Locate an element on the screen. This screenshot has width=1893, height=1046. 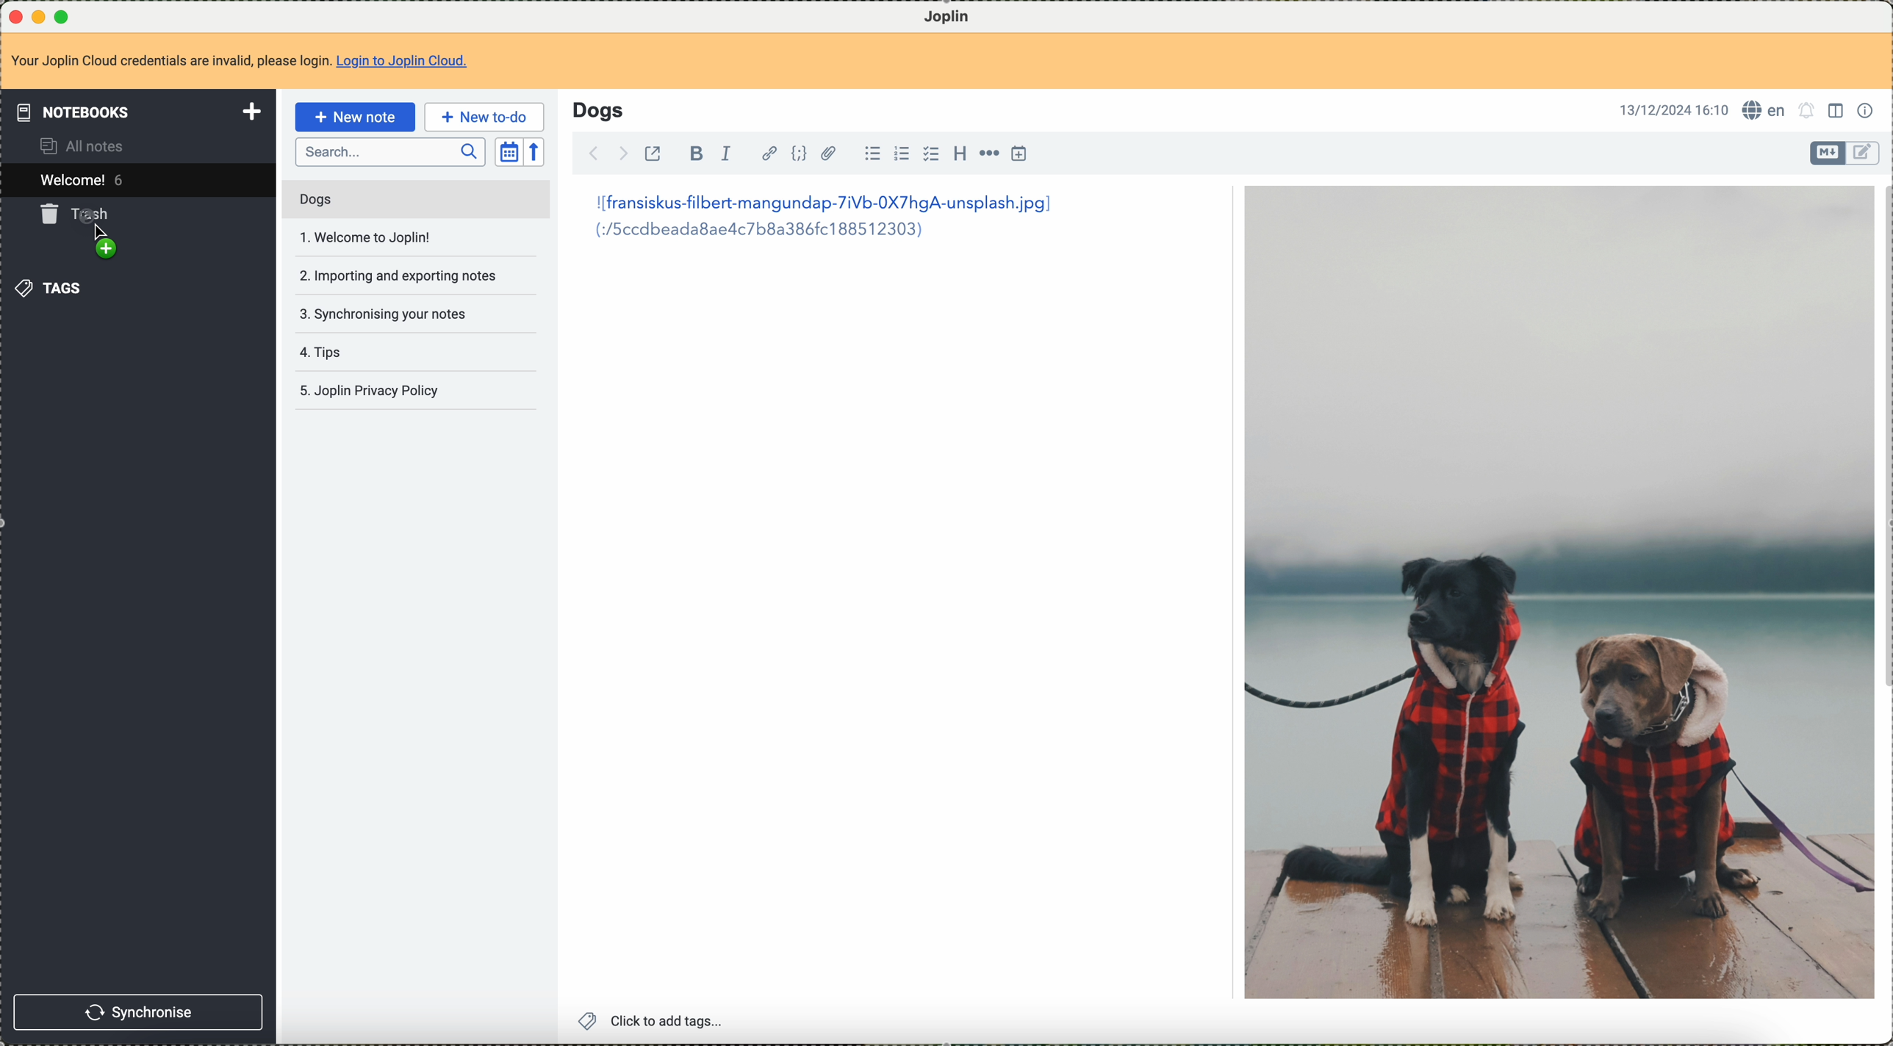
synchronising your notes is located at coordinates (388, 313).